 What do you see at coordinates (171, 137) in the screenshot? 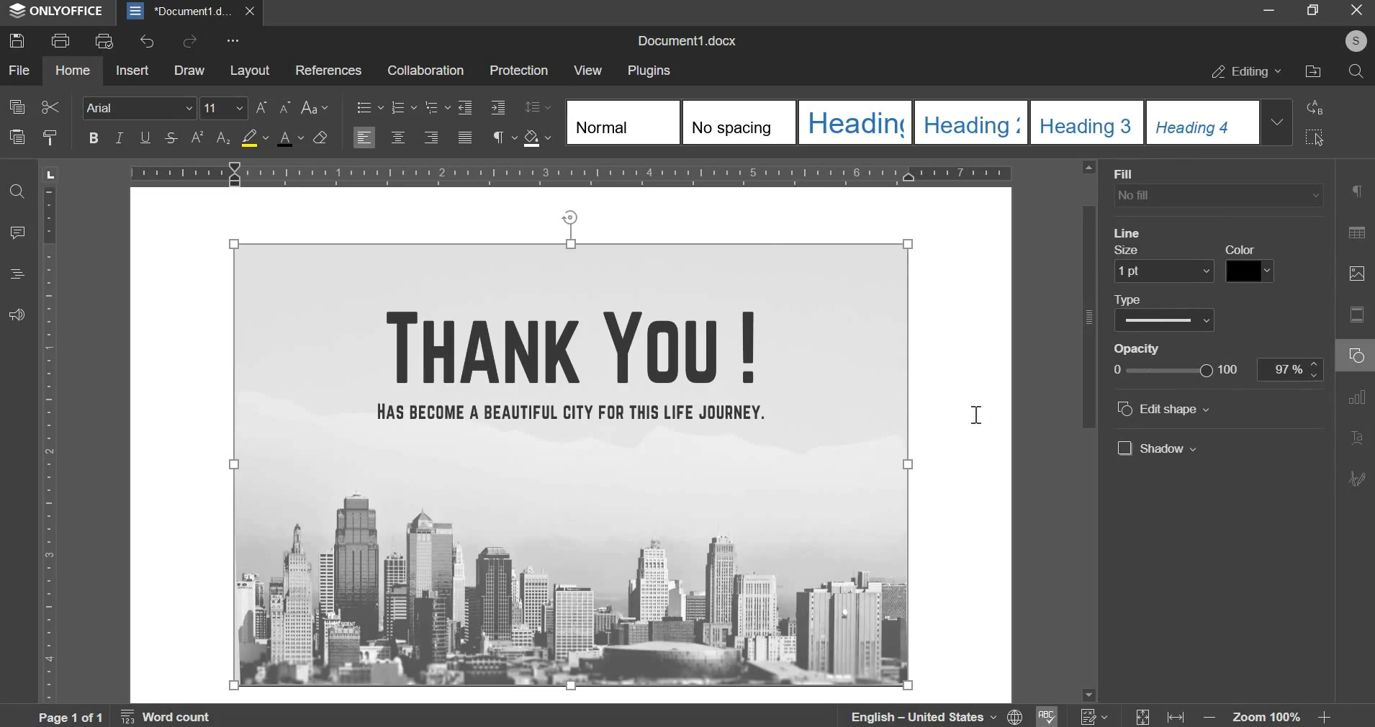
I see `strikethrough` at bounding box center [171, 137].